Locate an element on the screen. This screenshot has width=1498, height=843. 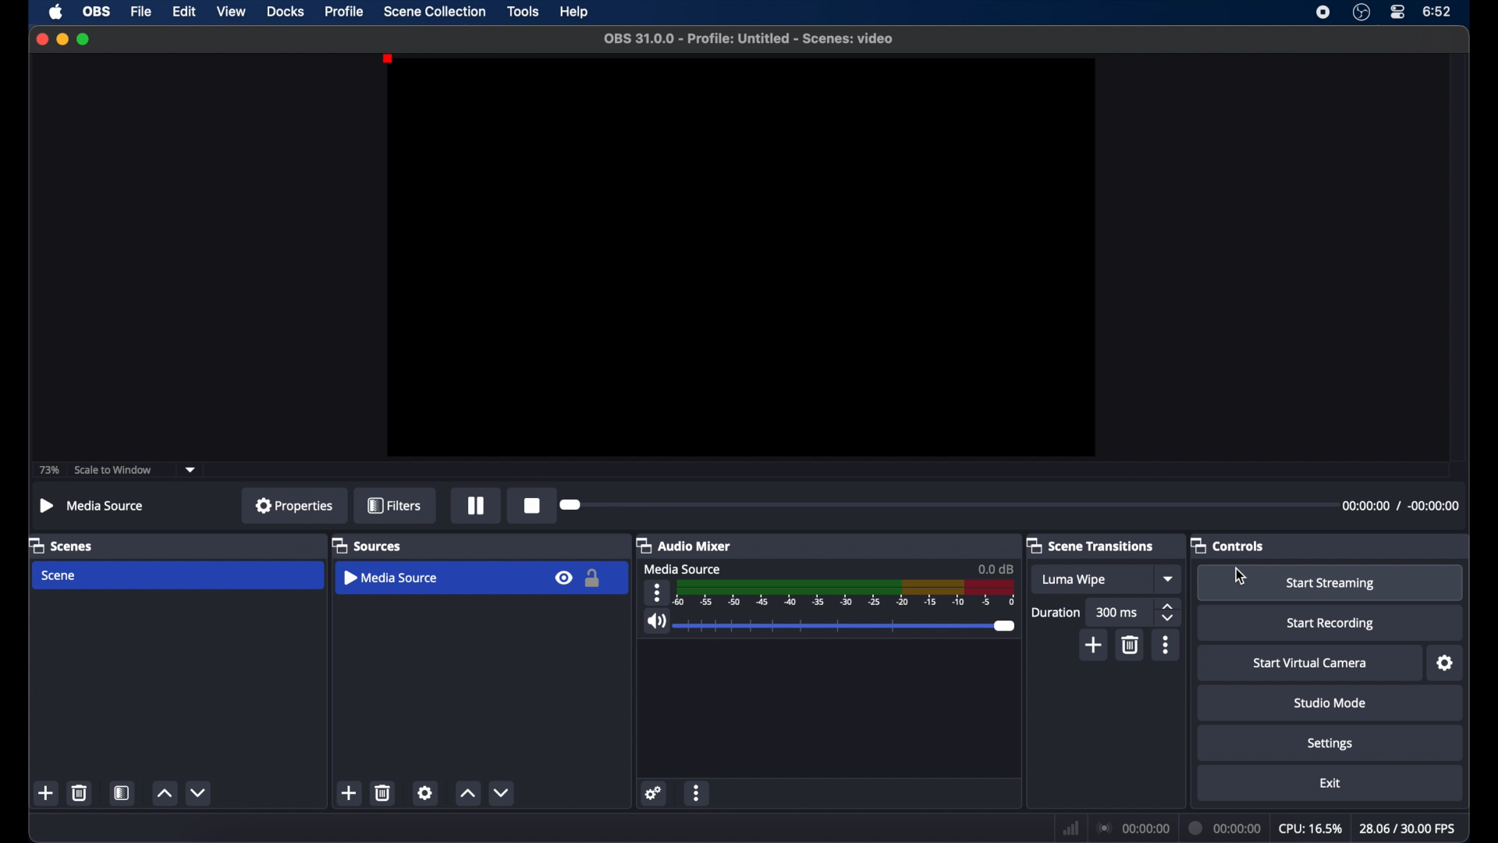
timestamps is located at coordinates (1400, 505).